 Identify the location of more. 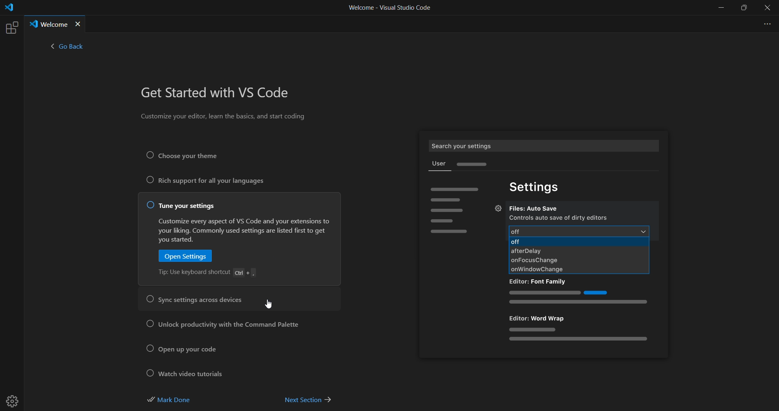
(765, 23).